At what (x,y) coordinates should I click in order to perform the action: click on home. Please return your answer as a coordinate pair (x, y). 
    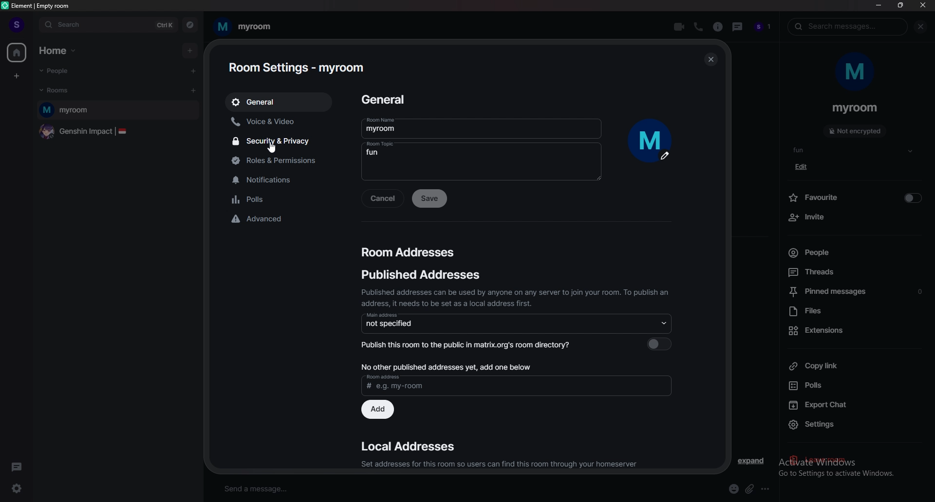
    Looking at the image, I should click on (63, 50).